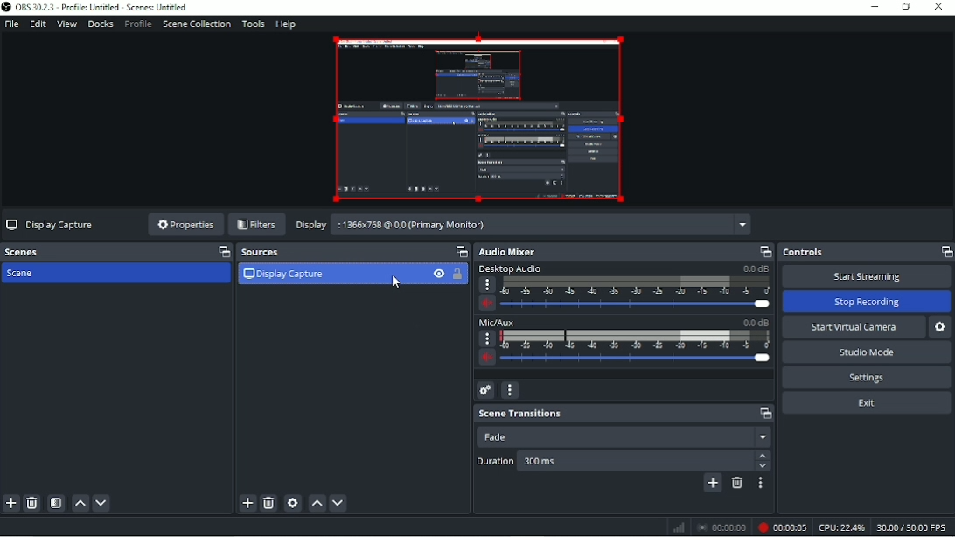 The width and height of the screenshot is (955, 537). Describe the element at coordinates (722, 527) in the screenshot. I see `Stop recording` at that location.